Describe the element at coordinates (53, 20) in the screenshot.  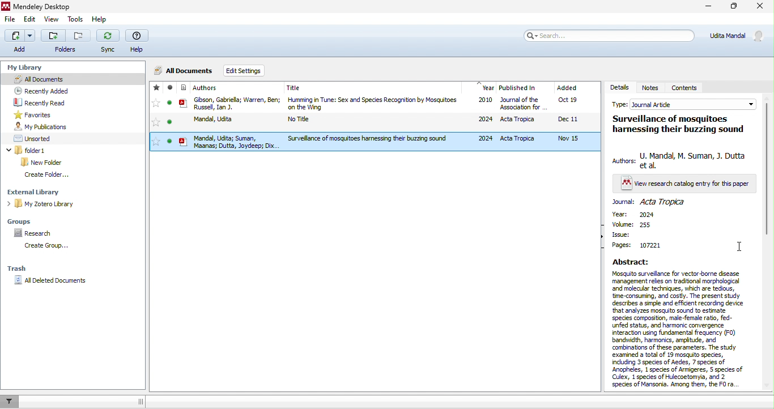
I see `view` at that location.